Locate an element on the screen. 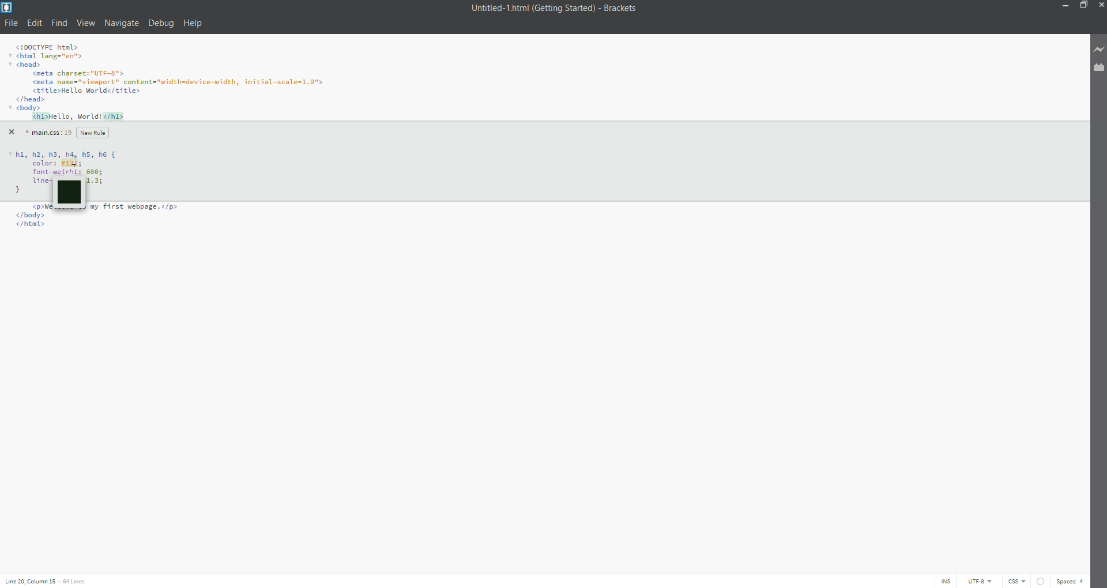  edit is located at coordinates (36, 22).